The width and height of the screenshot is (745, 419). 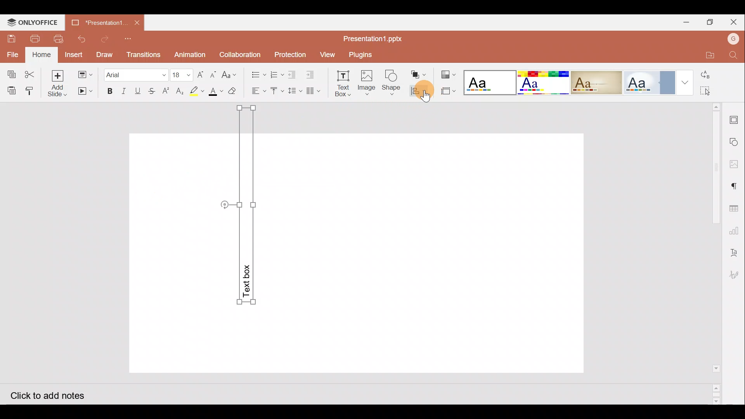 I want to click on Superscript, so click(x=168, y=92).